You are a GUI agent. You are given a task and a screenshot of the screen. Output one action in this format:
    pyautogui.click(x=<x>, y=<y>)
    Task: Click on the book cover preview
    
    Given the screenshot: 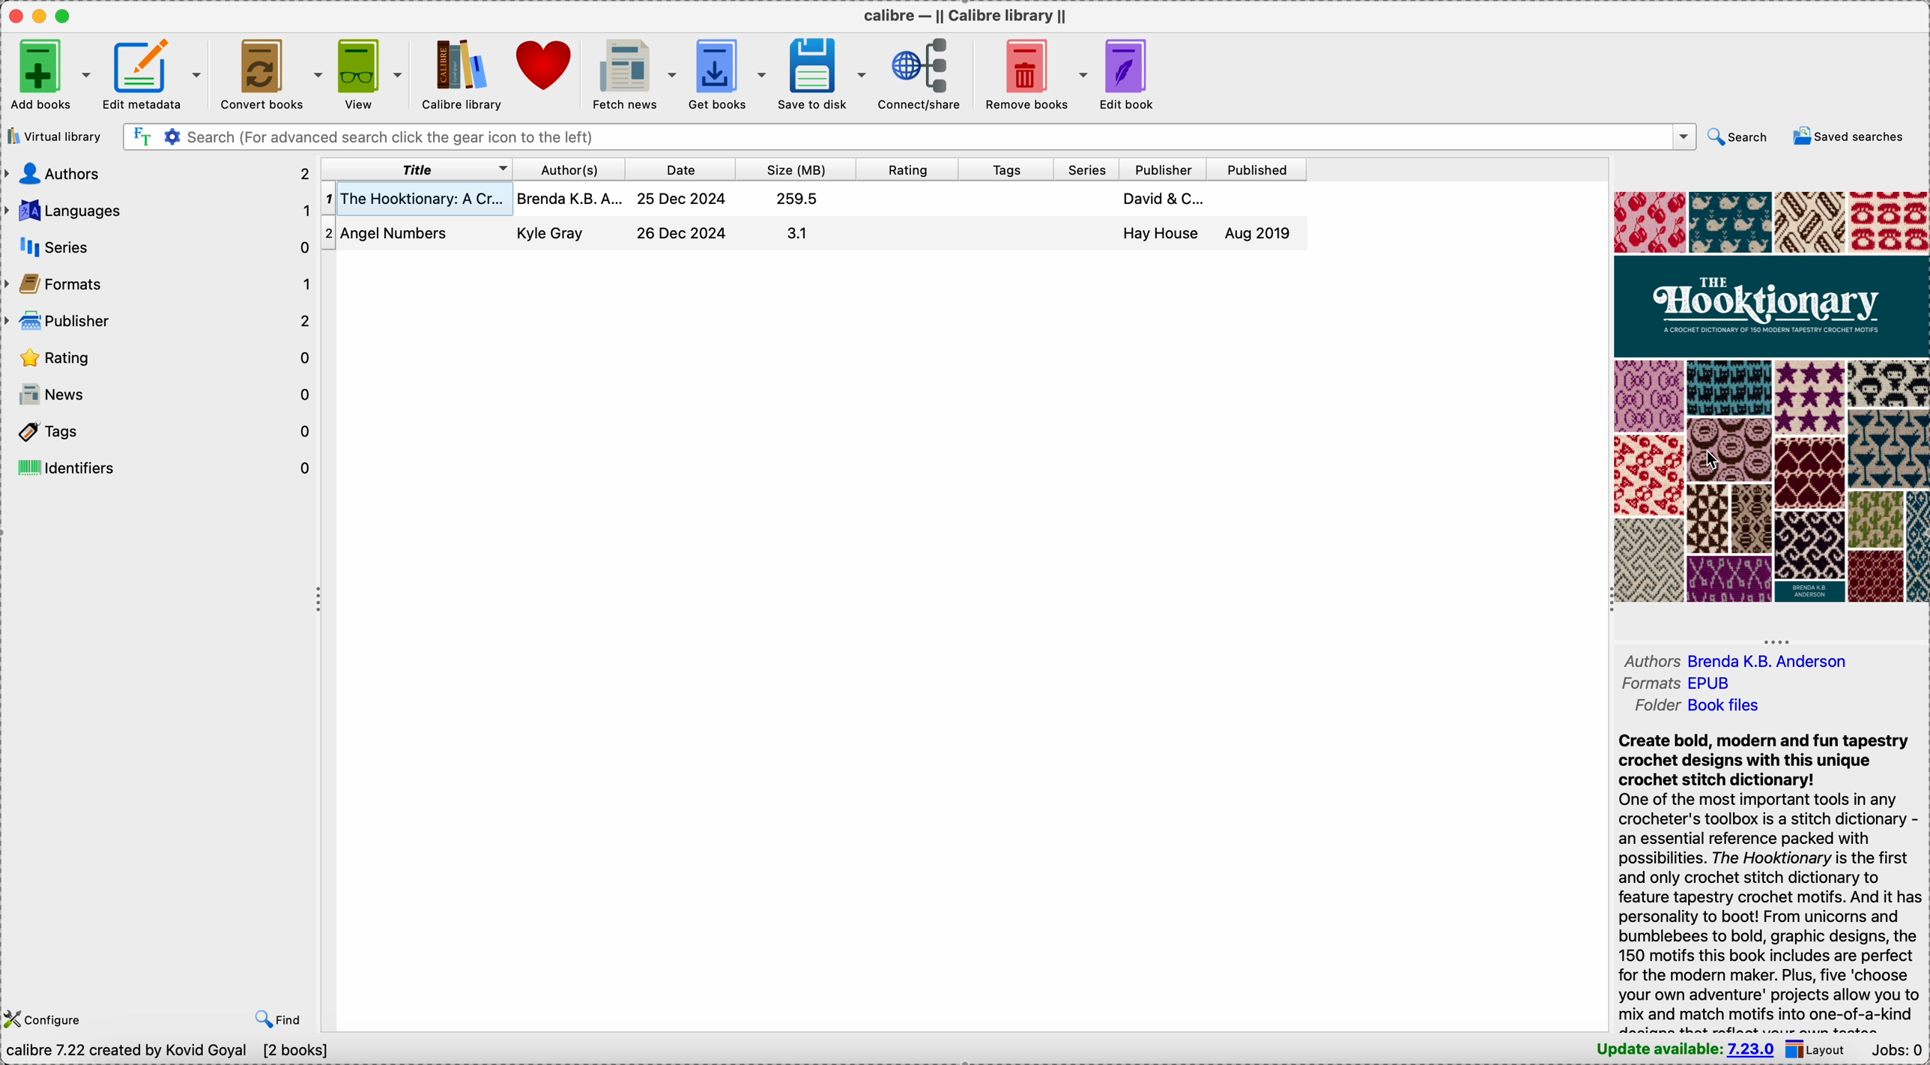 What is the action you would take?
    pyautogui.click(x=1771, y=396)
    